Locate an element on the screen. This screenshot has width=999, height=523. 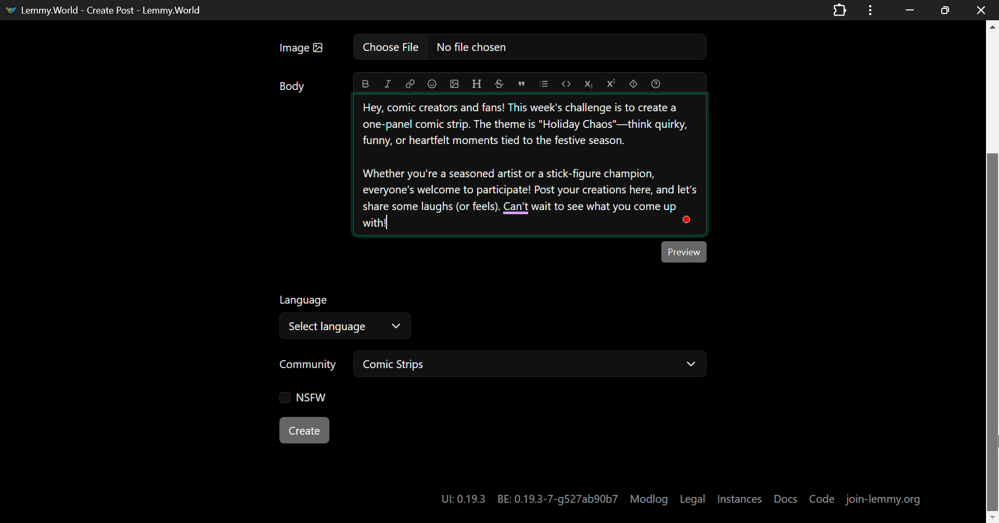
Restore Down is located at coordinates (910, 9).